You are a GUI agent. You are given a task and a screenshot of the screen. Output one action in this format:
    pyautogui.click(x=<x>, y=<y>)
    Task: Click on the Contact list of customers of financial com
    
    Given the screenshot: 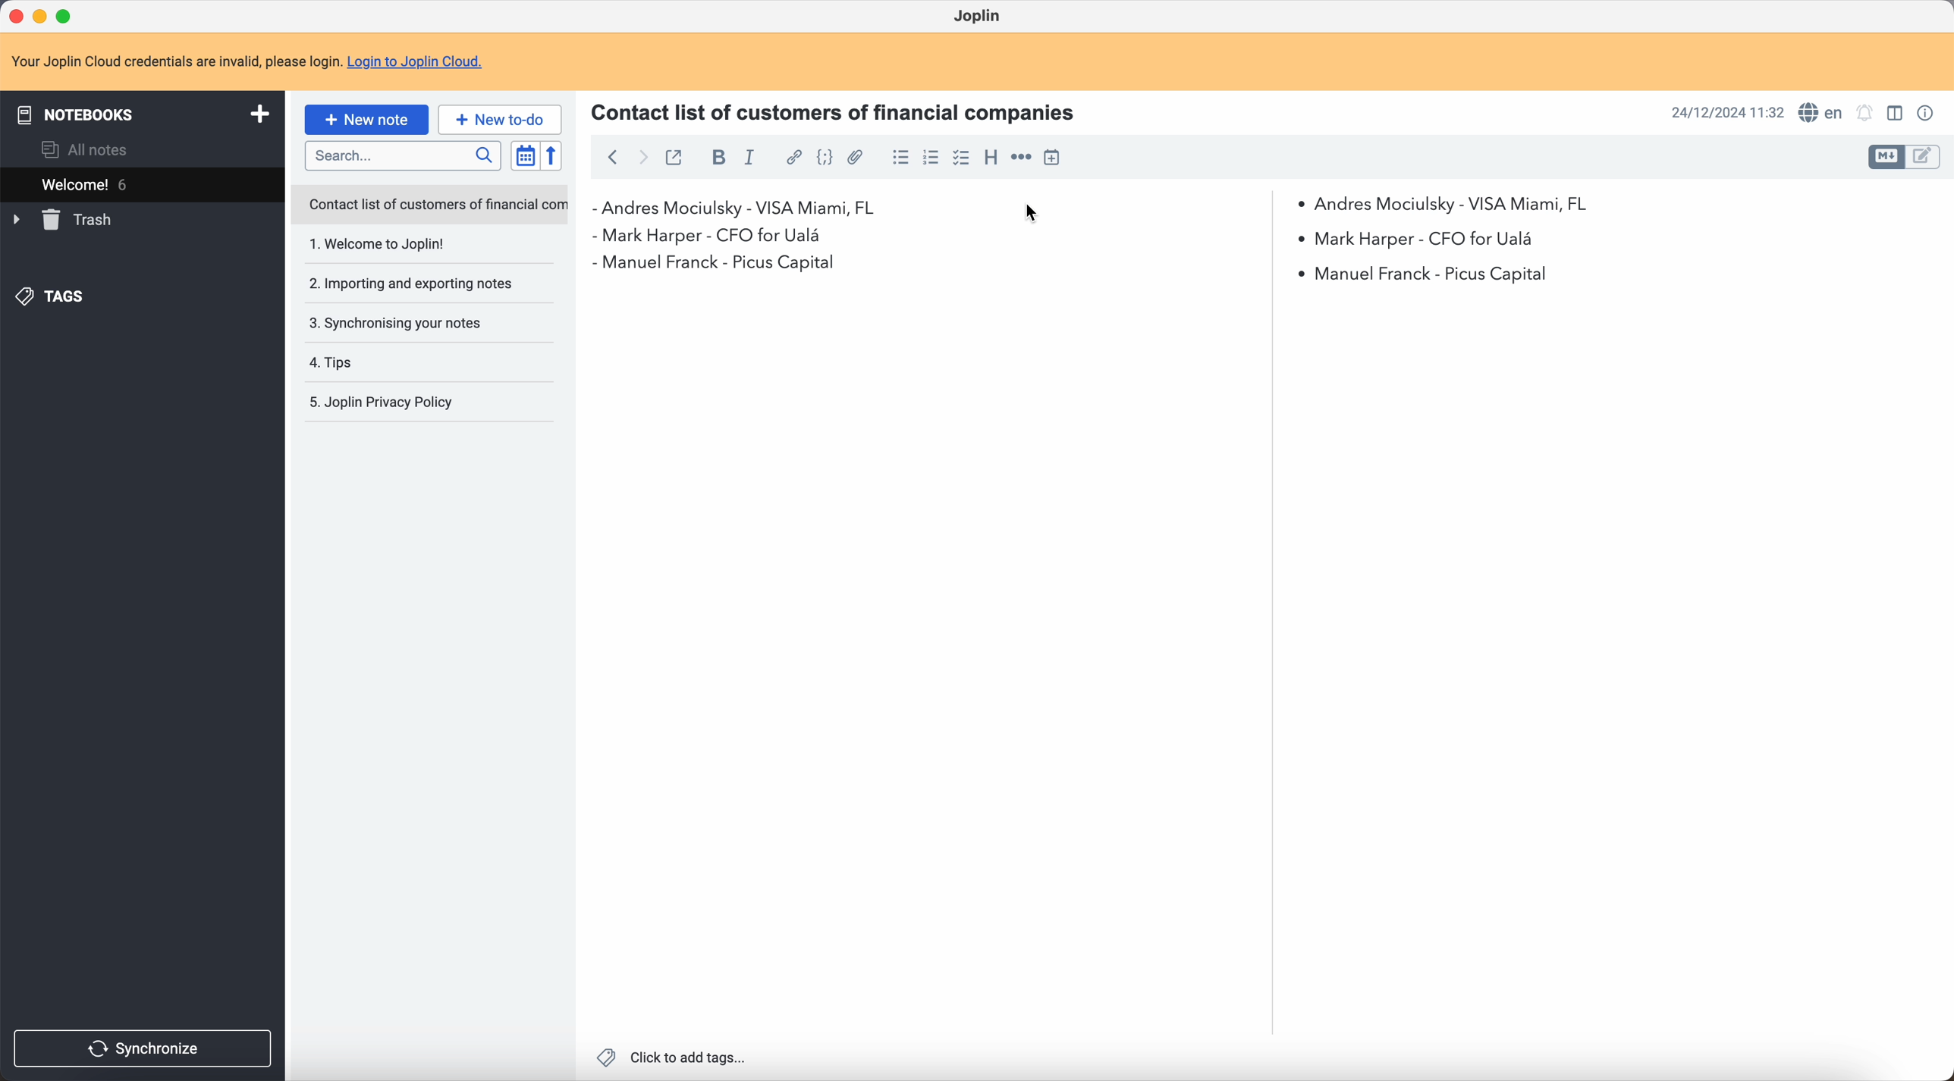 What is the action you would take?
    pyautogui.click(x=436, y=205)
    